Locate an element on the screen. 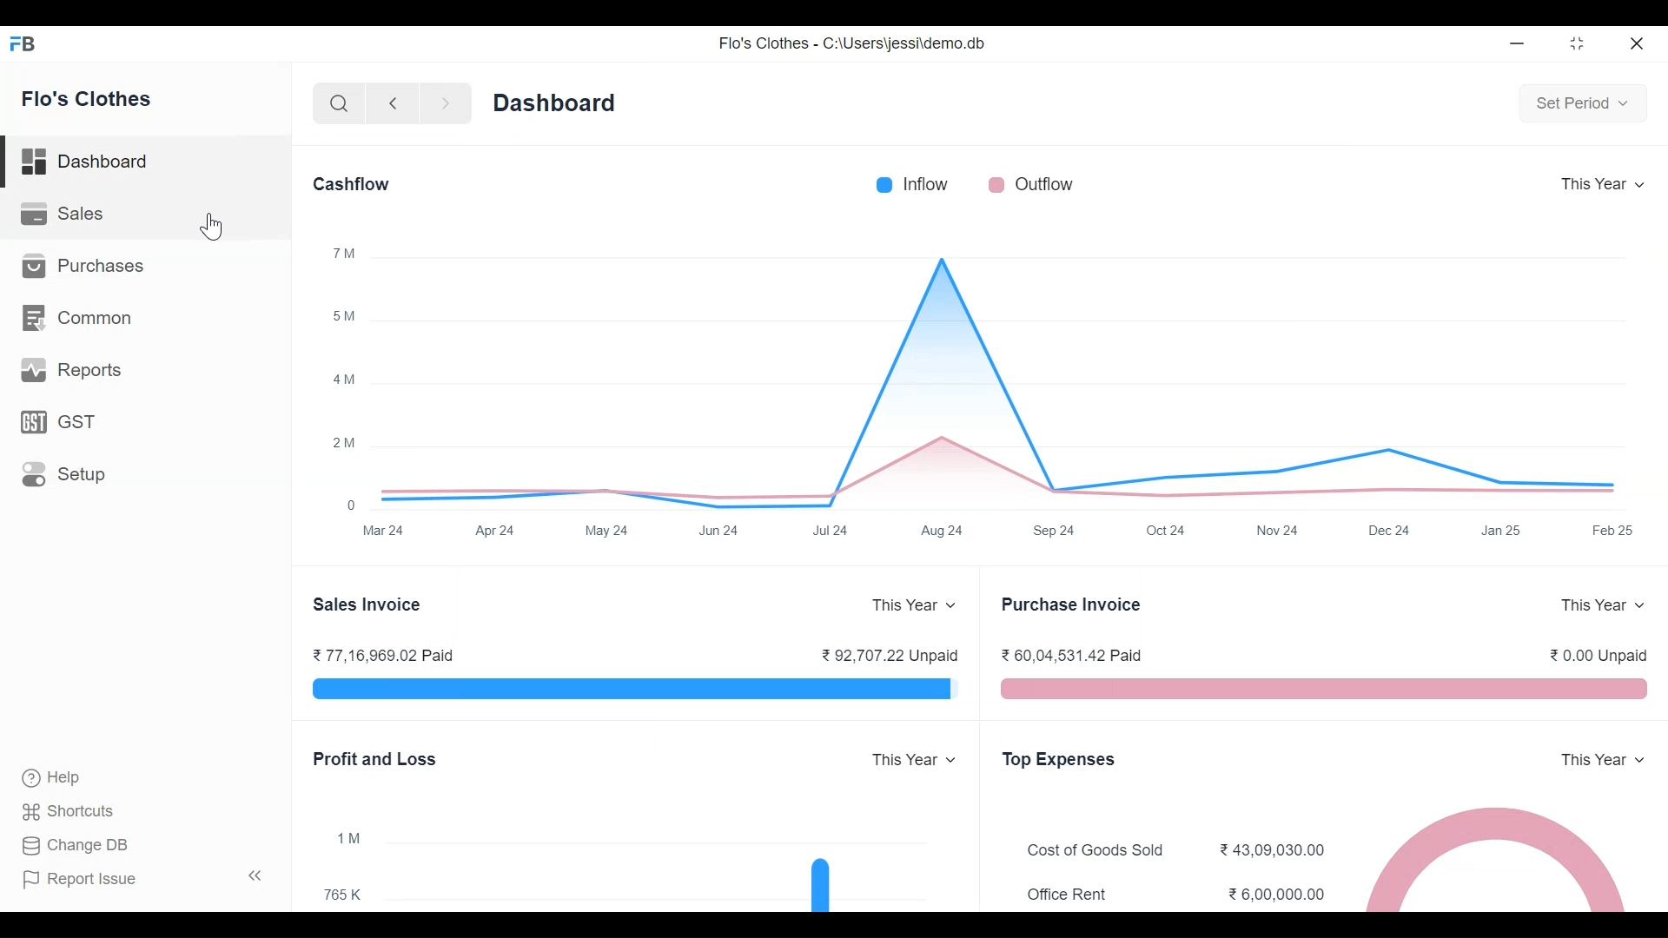 The width and height of the screenshot is (1668, 938). ‘Help is located at coordinates (53, 777).